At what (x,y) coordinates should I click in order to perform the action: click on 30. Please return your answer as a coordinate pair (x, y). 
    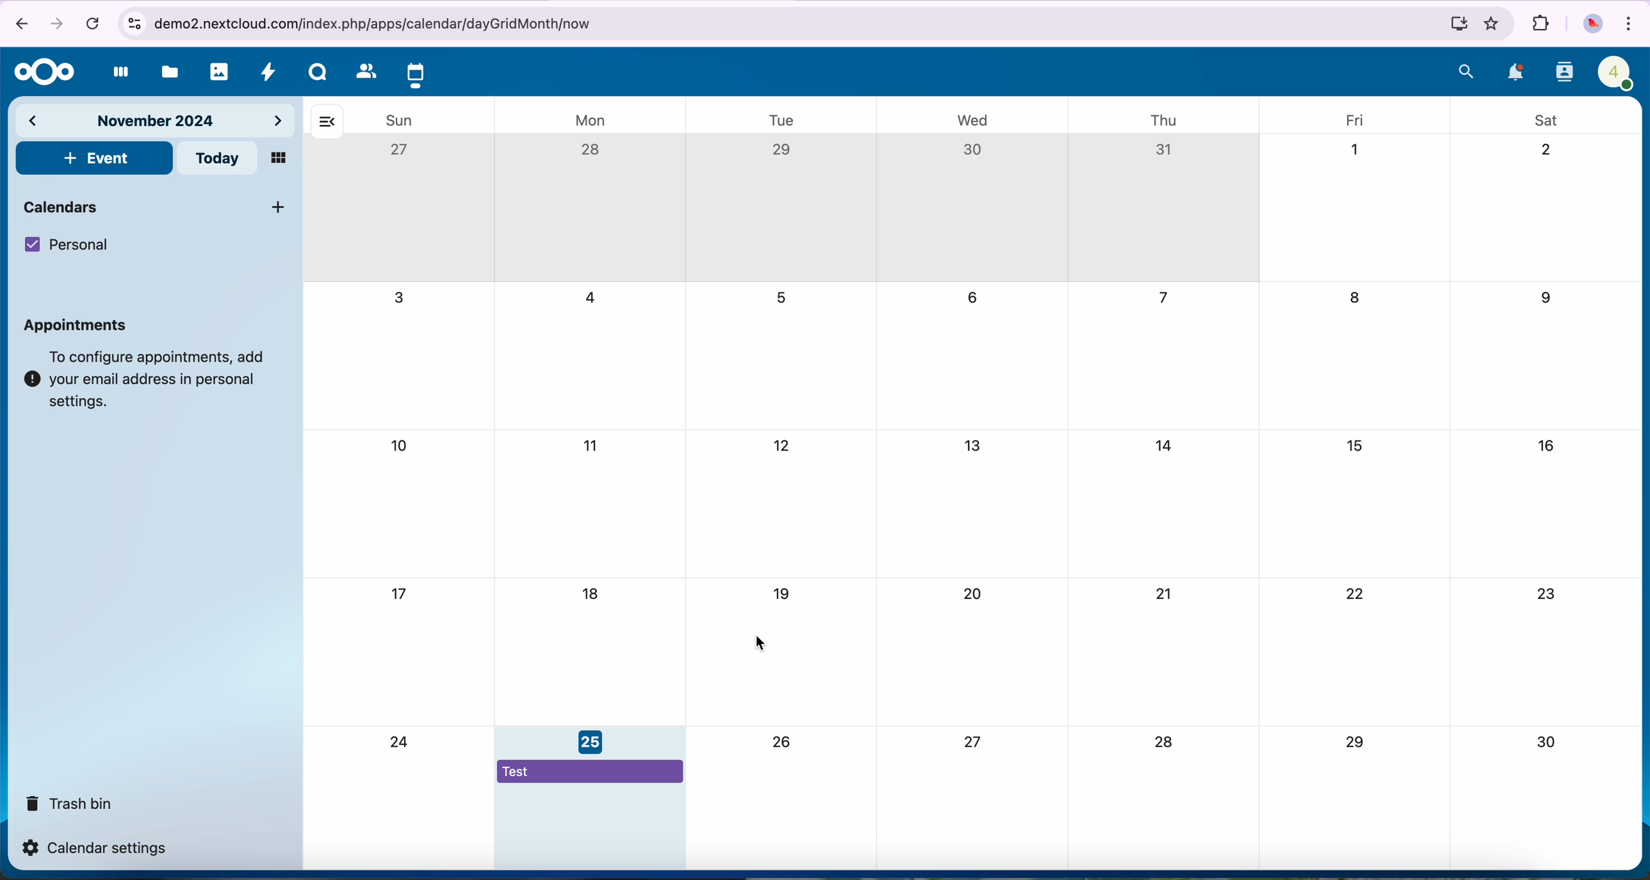
    Looking at the image, I should click on (972, 149).